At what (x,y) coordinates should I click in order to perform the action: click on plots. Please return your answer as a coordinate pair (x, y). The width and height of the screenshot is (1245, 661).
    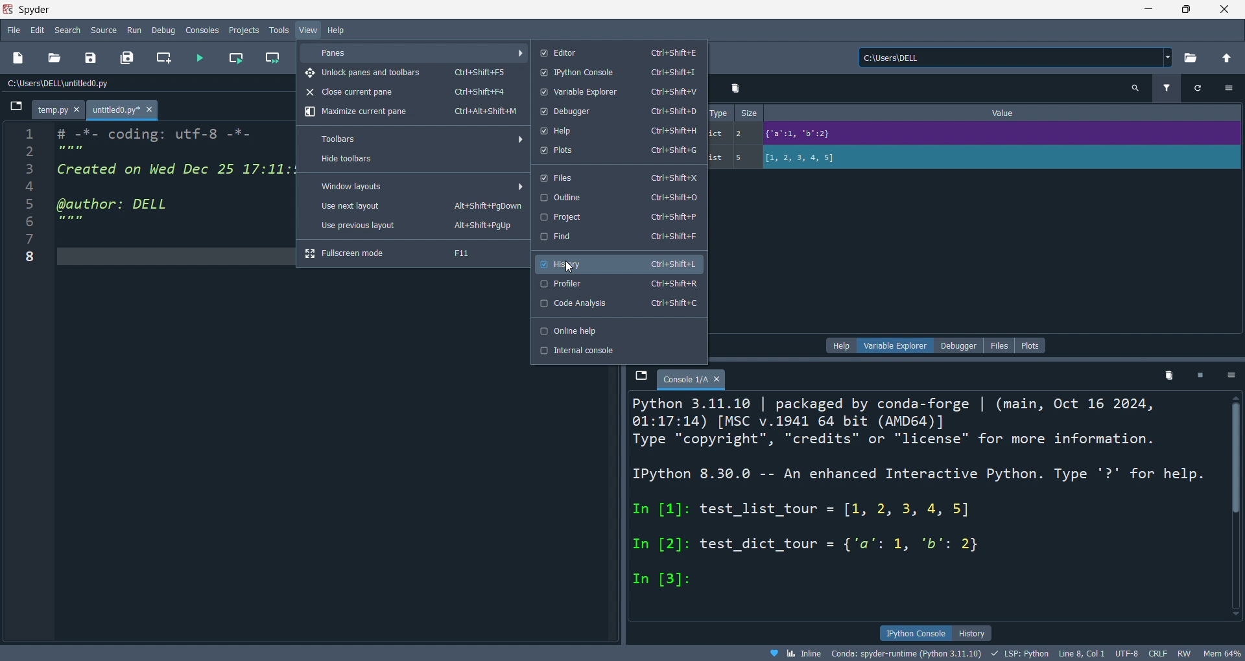
    Looking at the image, I should click on (616, 152).